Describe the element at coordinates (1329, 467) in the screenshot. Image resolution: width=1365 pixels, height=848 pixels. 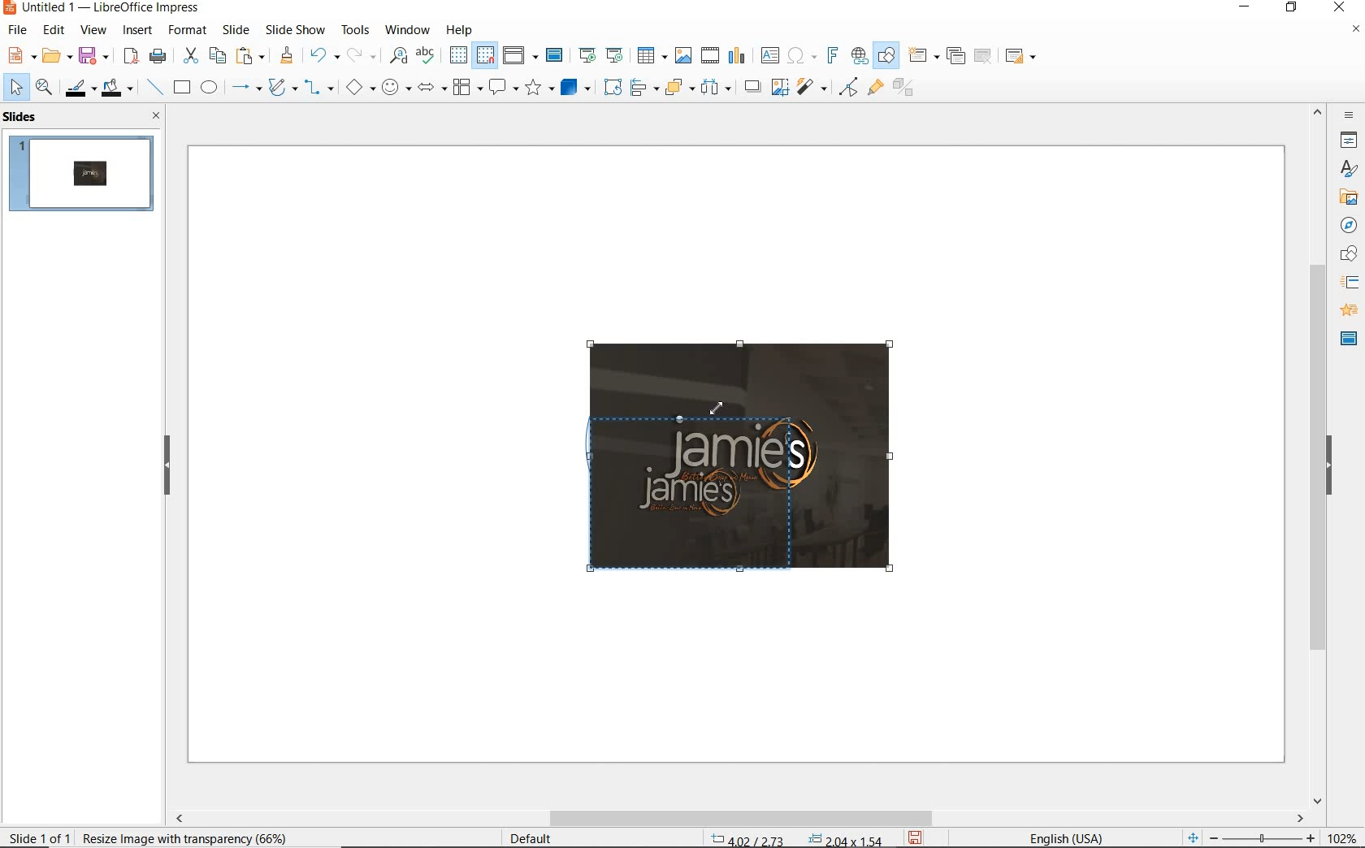
I see `hide` at that location.